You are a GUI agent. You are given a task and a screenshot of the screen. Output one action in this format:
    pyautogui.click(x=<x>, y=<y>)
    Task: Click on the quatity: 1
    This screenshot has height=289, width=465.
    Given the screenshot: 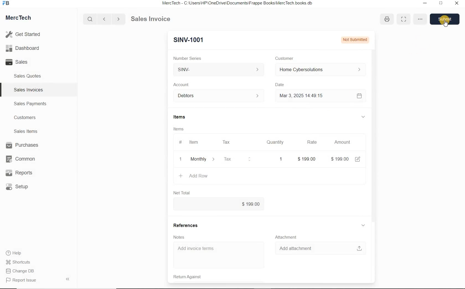 What is the action you would take?
    pyautogui.click(x=280, y=159)
    